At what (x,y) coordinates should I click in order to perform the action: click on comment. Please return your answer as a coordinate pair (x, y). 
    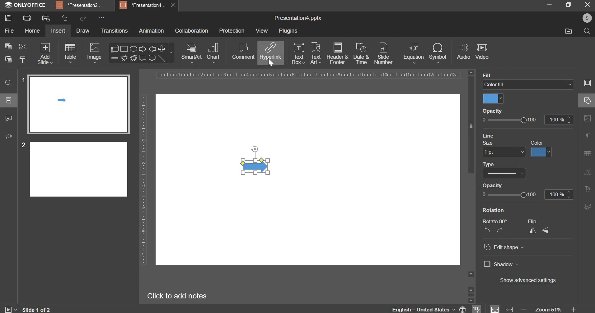
    Looking at the image, I should click on (243, 52).